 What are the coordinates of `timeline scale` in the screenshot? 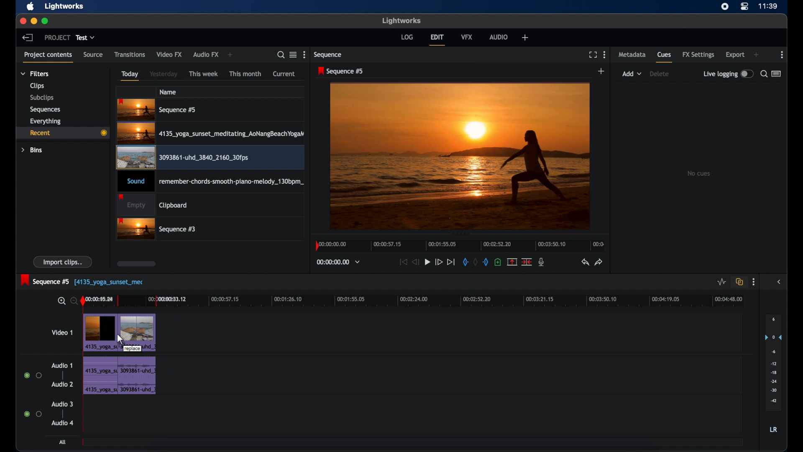 It's located at (414, 301).